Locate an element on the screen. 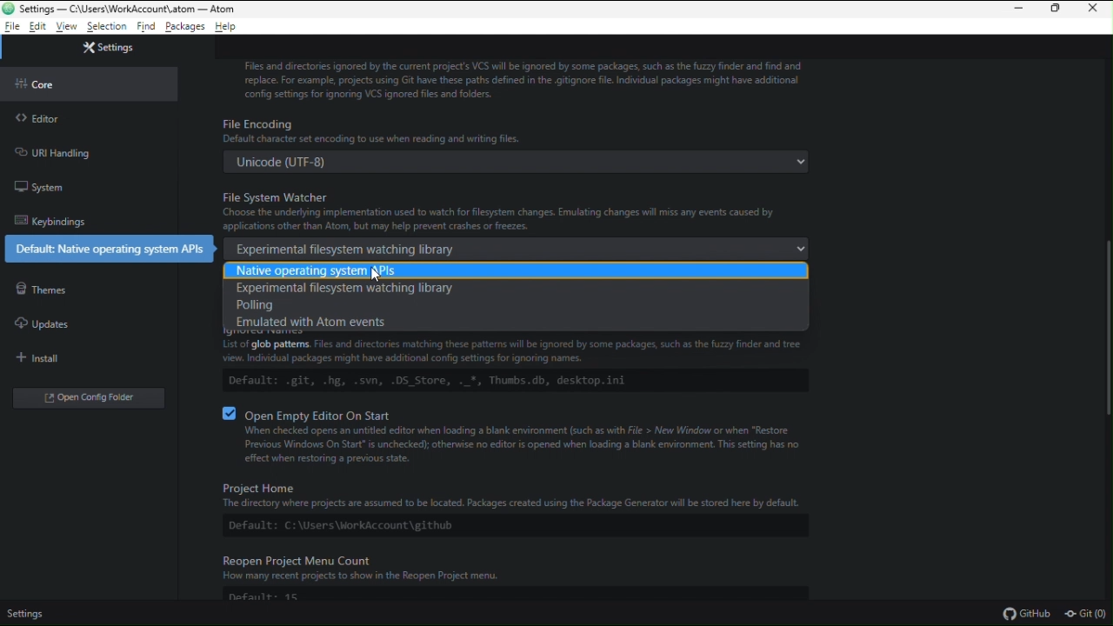 Image resolution: width=1113 pixels, height=626 pixels. Settings is located at coordinates (107, 46).